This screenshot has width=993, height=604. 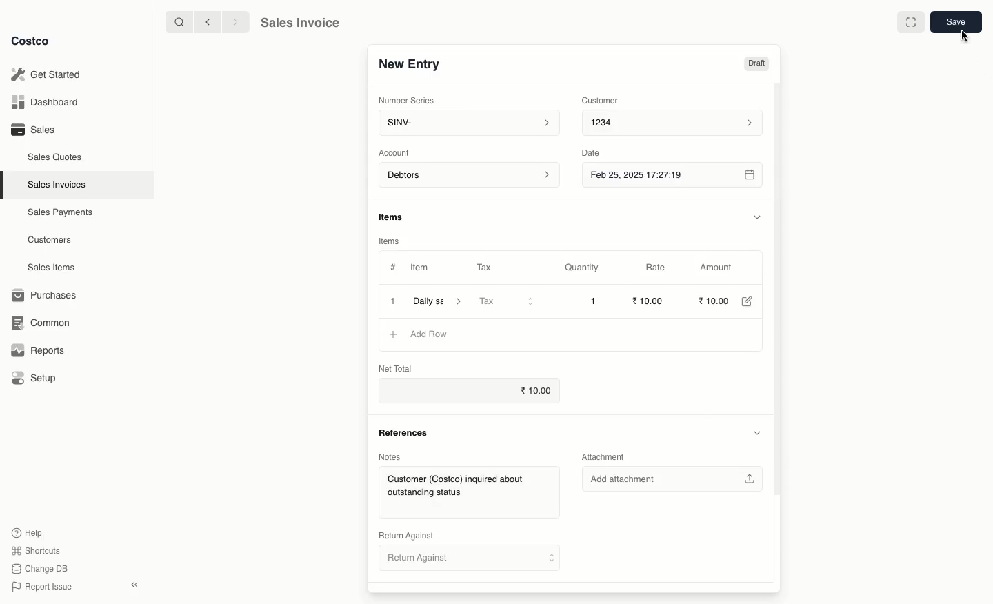 What do you see at coordinates (441, 301) in the screenshot?
I see `Daily sa` at bounding box center [441, 301].